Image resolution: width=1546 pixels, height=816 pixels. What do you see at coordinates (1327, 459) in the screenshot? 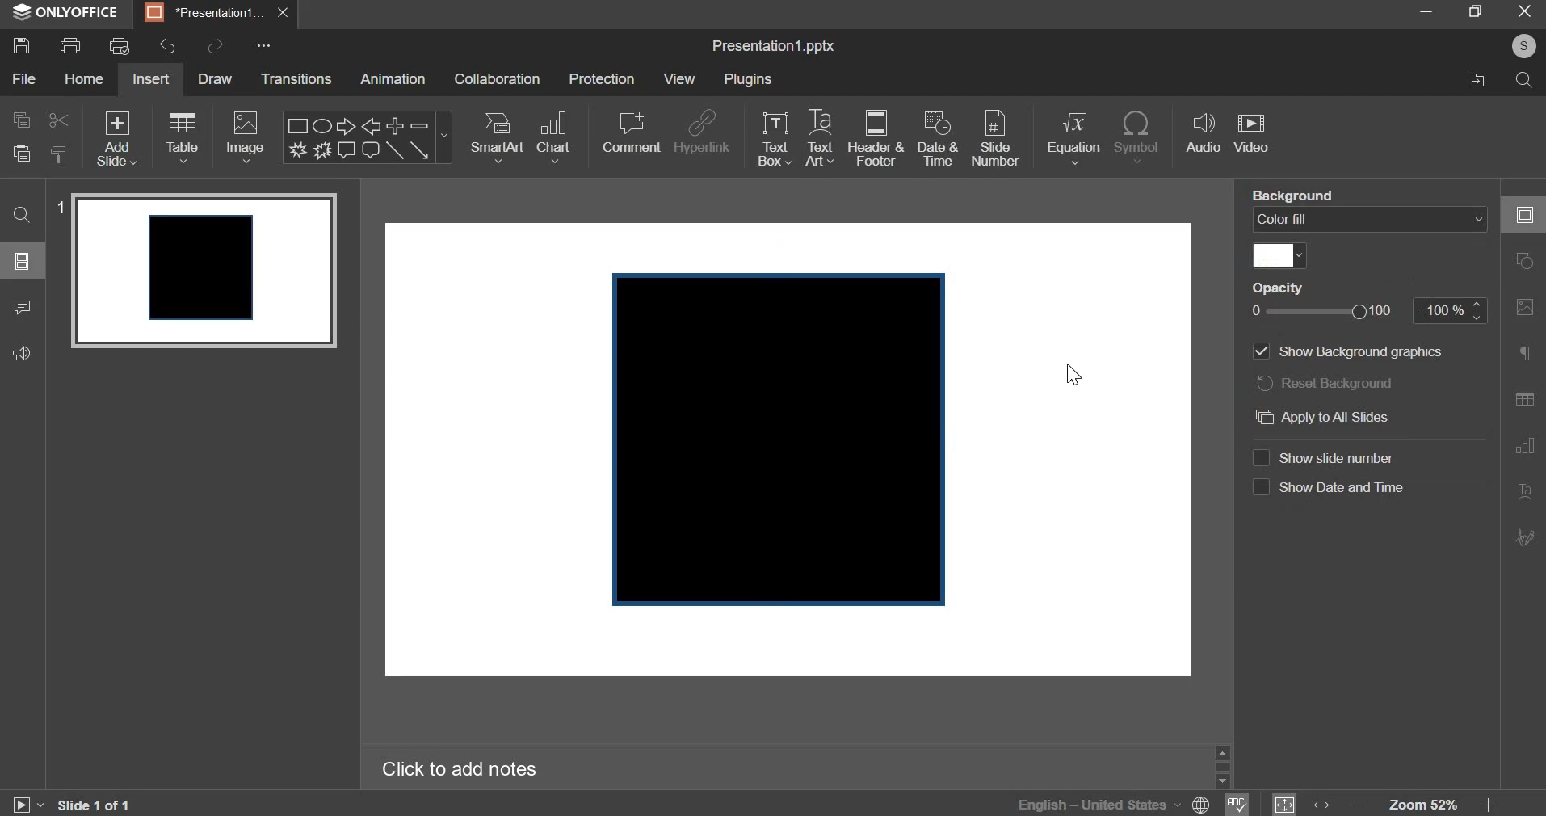
I see `show slide number` at bounding box center [1327, 459].